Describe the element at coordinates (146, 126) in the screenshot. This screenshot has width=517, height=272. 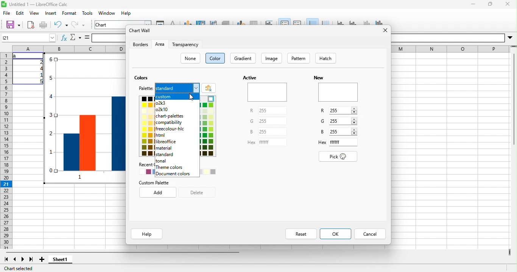
I see `color pallete` at that location.